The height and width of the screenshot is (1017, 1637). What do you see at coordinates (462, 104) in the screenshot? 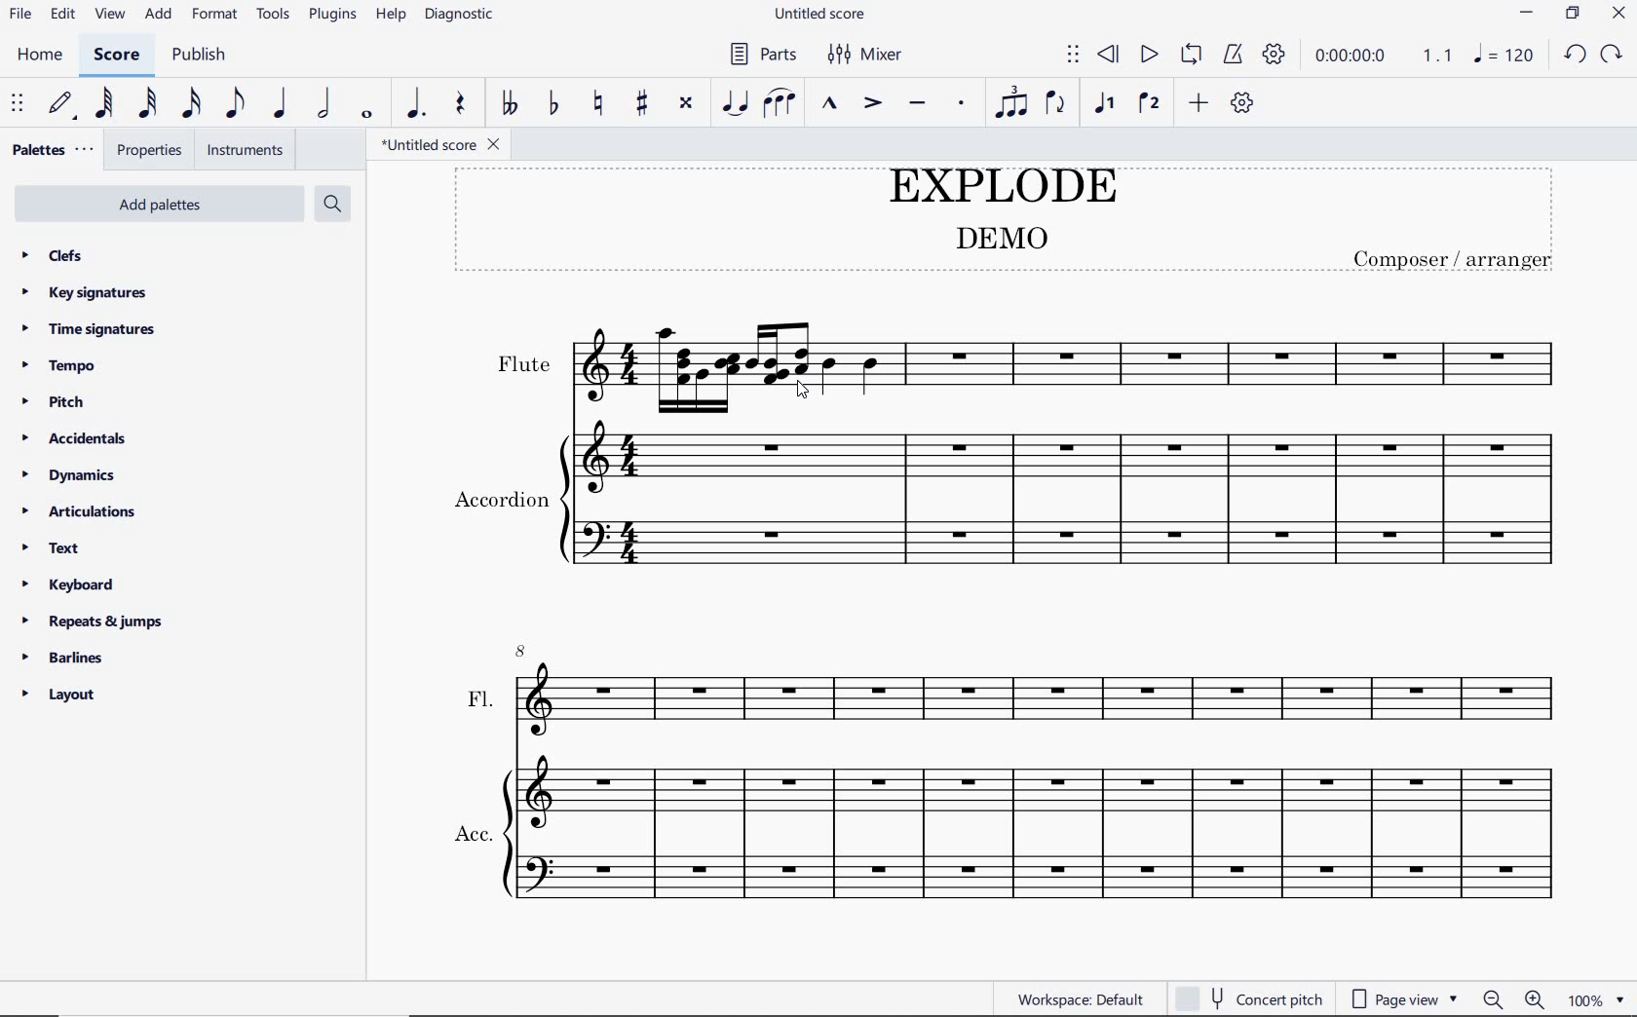
I see `rest` at bounding box center [462, 104].